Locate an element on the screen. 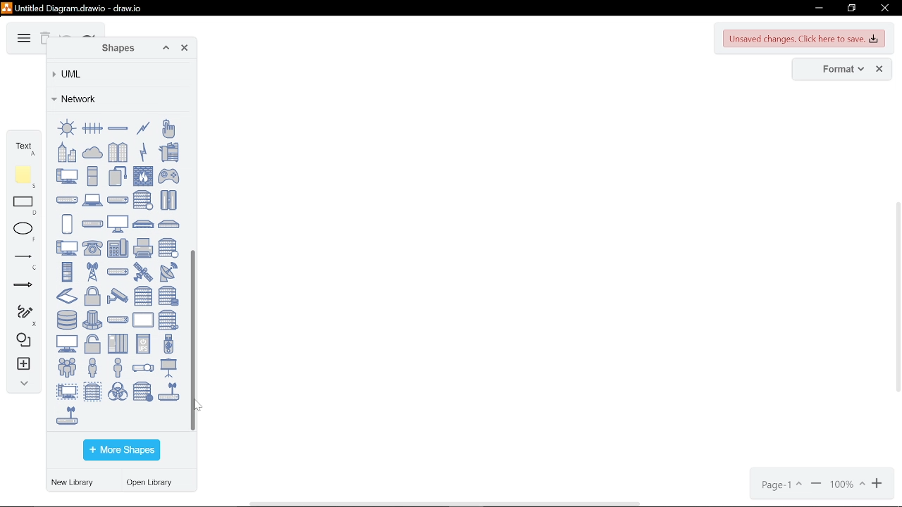 This screenshot has height=507, width=902. biometric reader is located at coordinates (168, 128).